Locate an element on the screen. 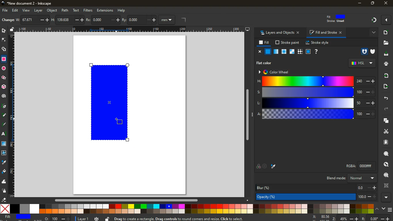   is located at coordinates (372, 20).